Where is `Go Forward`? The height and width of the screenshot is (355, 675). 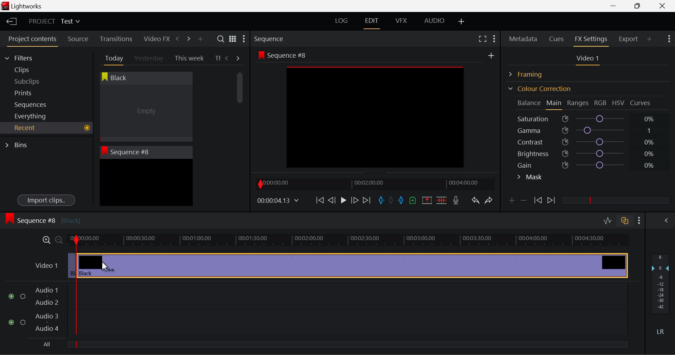 Go Forward is located at coordinates (355, 200).